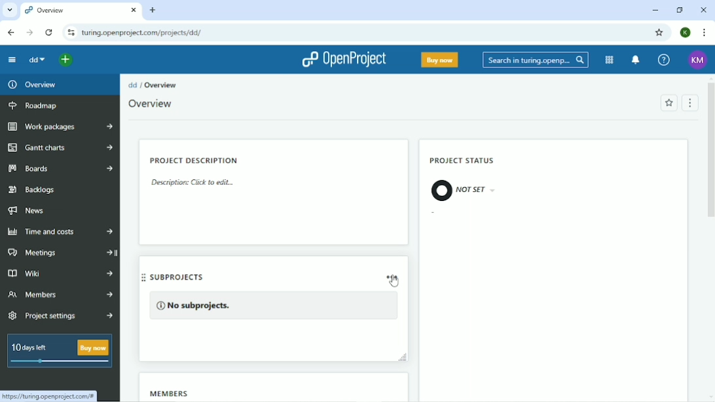 The width and height of the screenshot is (715, 402). What do you see at coordinates (48, 395) in the screenshot?
I see `Link` at bounding box center [48, 395].